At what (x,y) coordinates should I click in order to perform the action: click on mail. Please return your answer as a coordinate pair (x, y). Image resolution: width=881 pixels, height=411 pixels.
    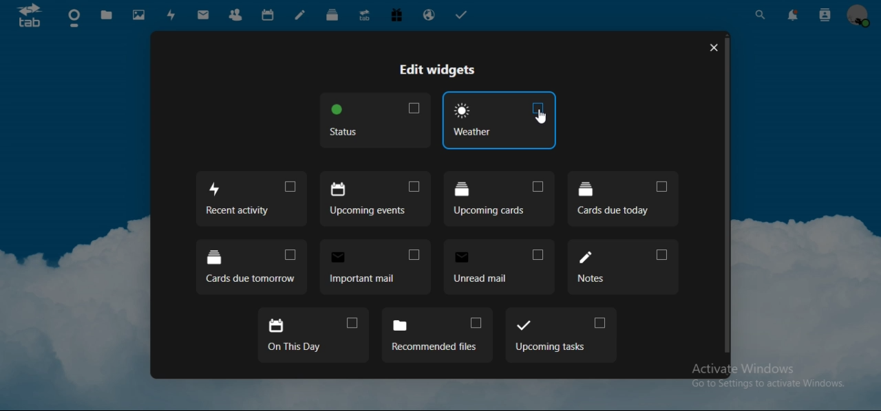
    Looking at the image, I should click on (204, 14).